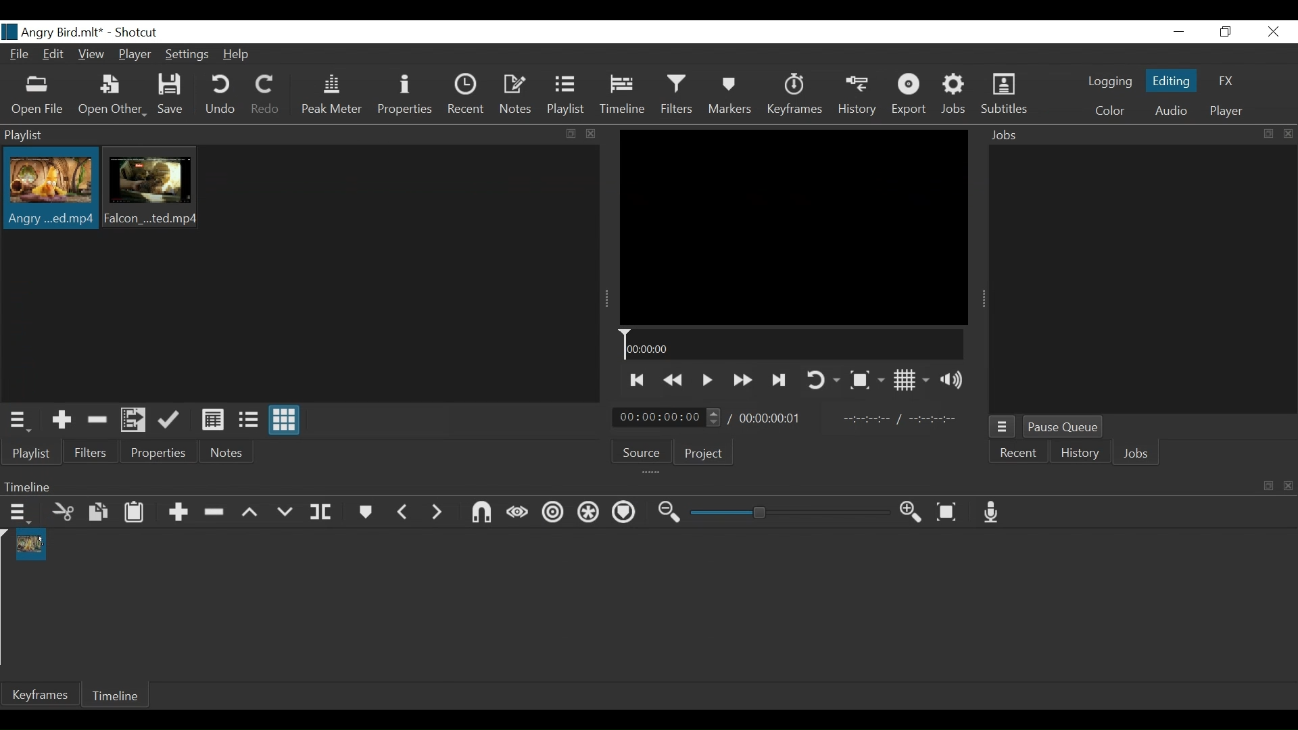  I want to click on History, so click(1078, 452).